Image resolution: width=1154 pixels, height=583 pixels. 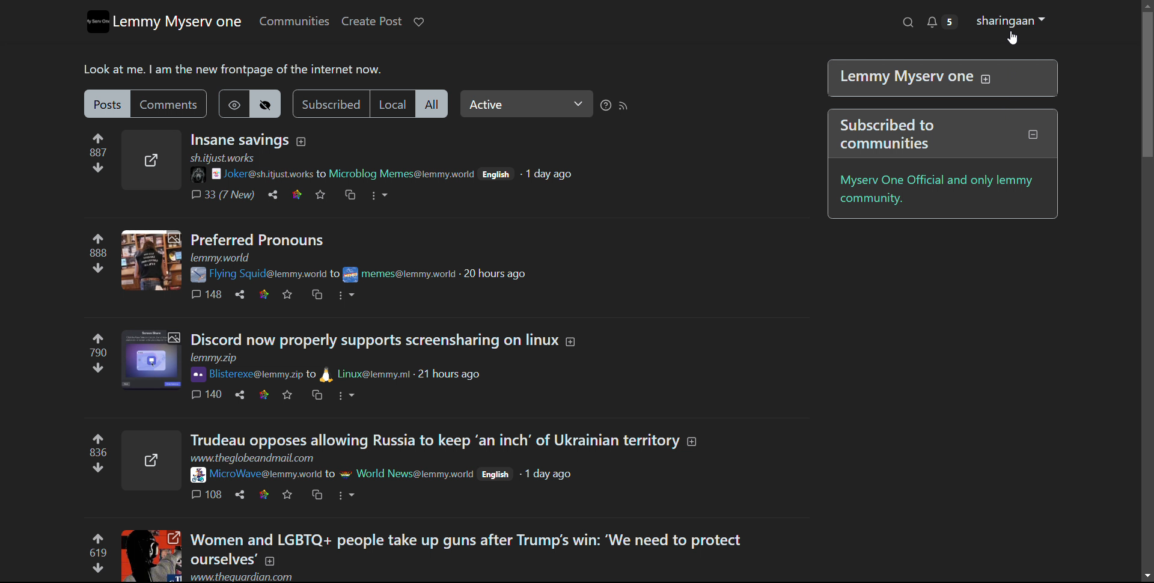 I want to click on expand here, so click(x=150, y=360).